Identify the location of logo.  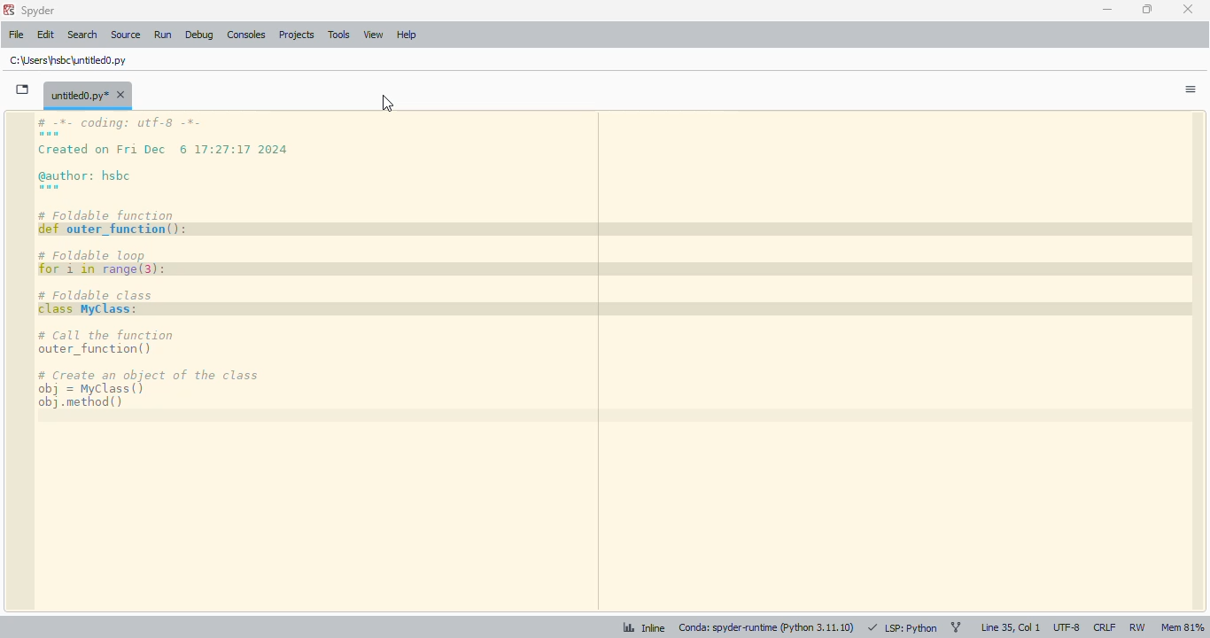
(9, 10).